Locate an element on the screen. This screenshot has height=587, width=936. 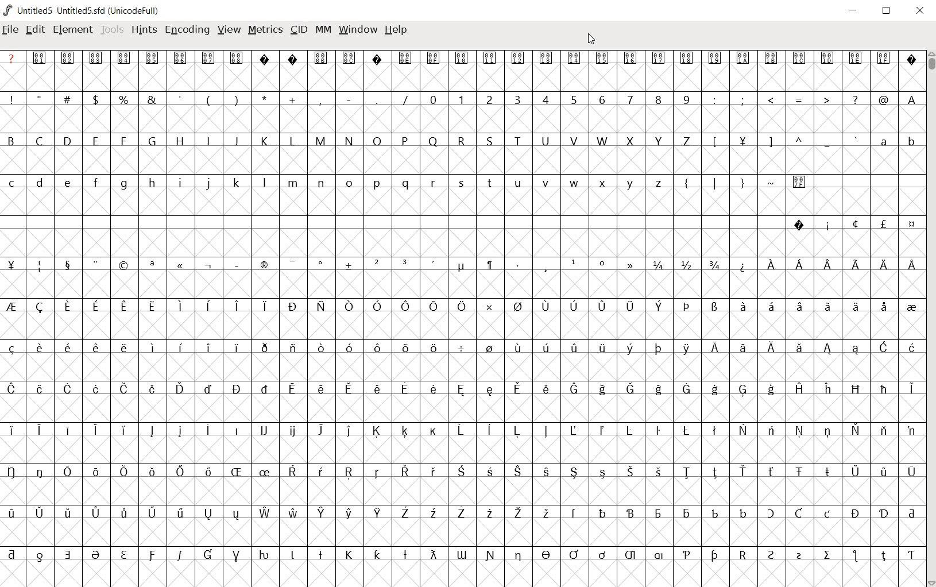
Symbol is located at coordinates (517, 432).